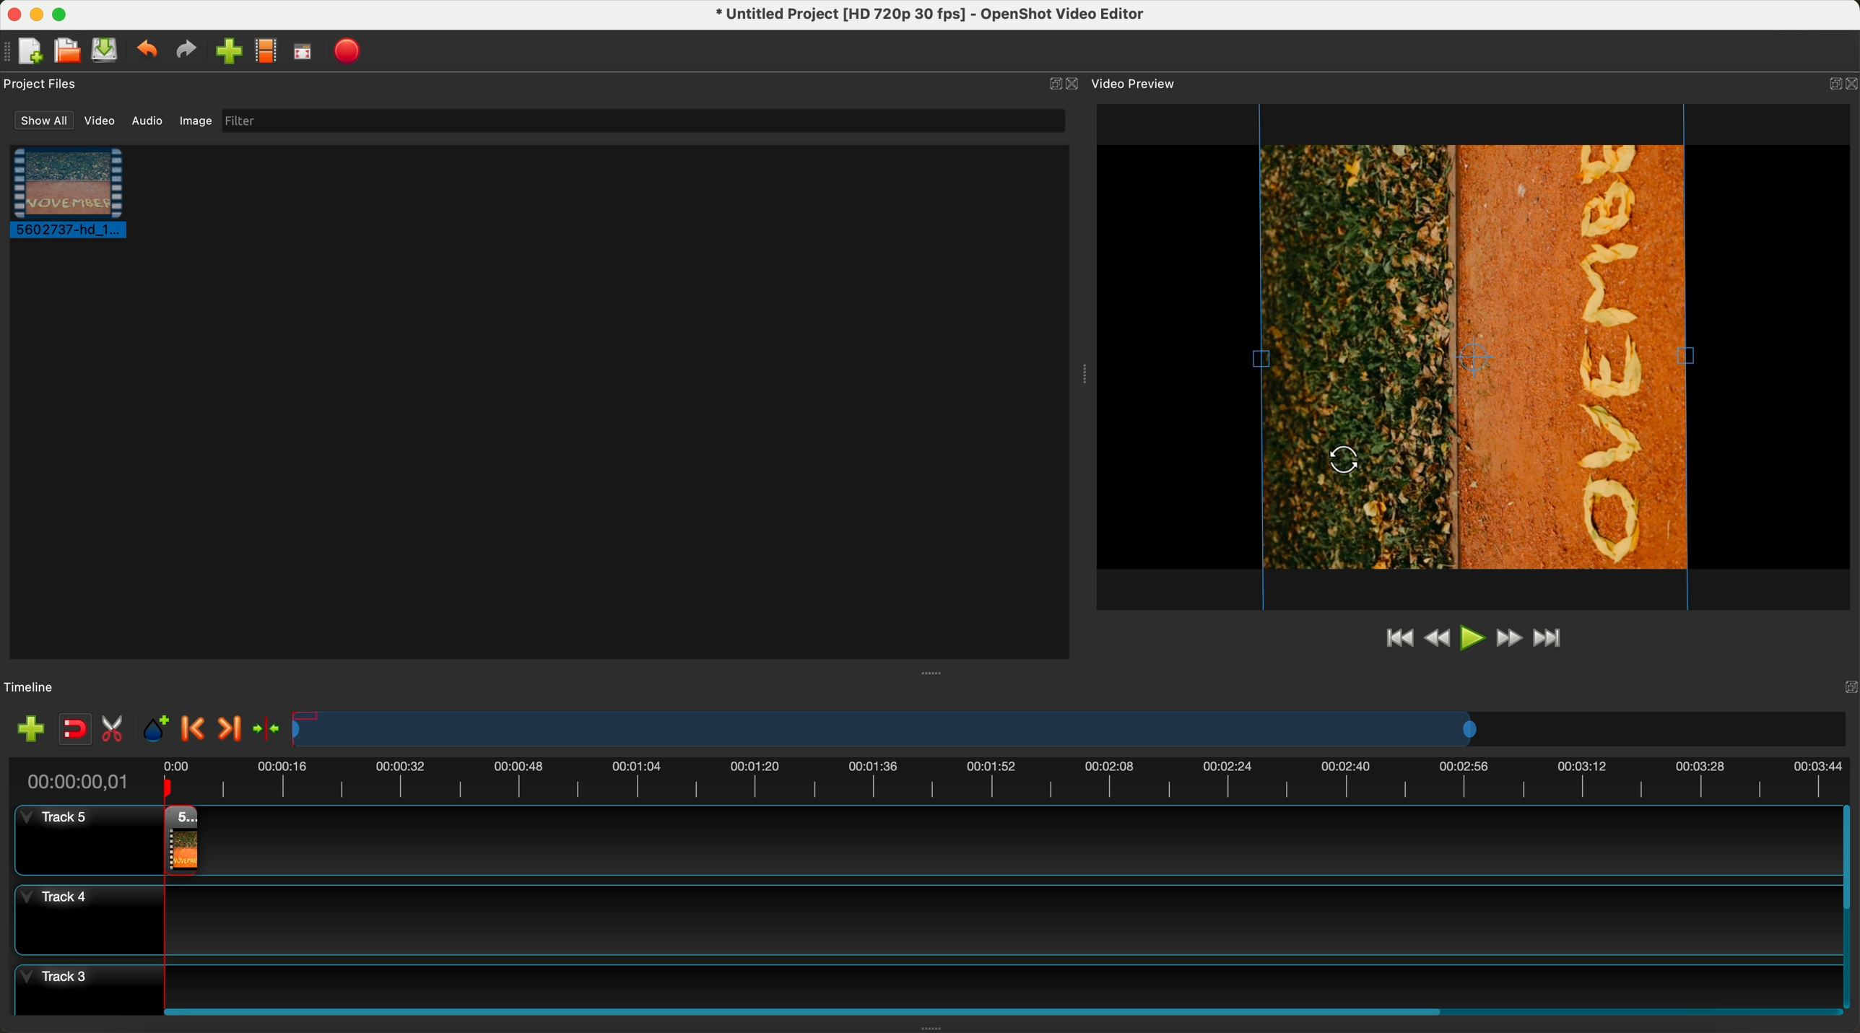 The width and height of the screenshot is (1860, 1033). I want to click on , so click(1344, 461).